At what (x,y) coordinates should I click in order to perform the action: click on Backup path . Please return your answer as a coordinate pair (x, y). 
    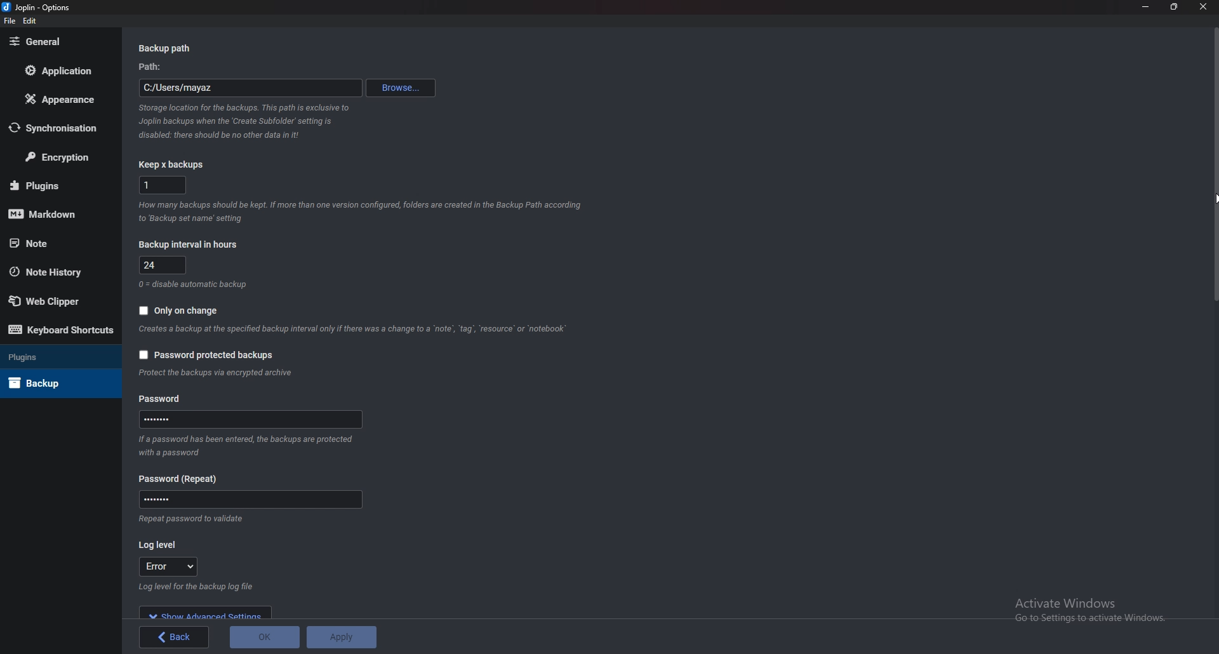
    Looking at the image, I should click on (176, 49).